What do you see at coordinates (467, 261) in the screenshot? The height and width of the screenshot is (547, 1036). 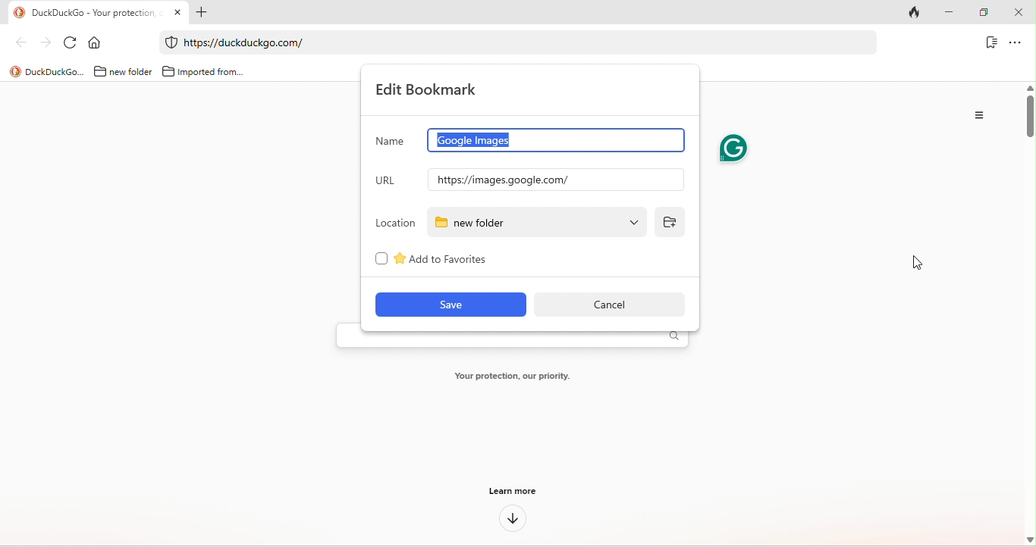 I see `add to favourites` at bounding box center [467, 261].